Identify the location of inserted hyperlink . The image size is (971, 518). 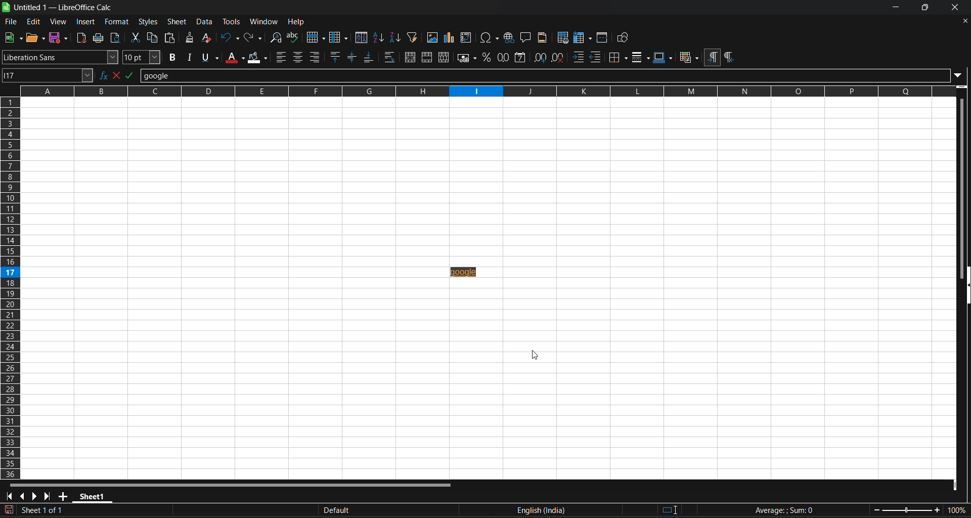
(476, 272).